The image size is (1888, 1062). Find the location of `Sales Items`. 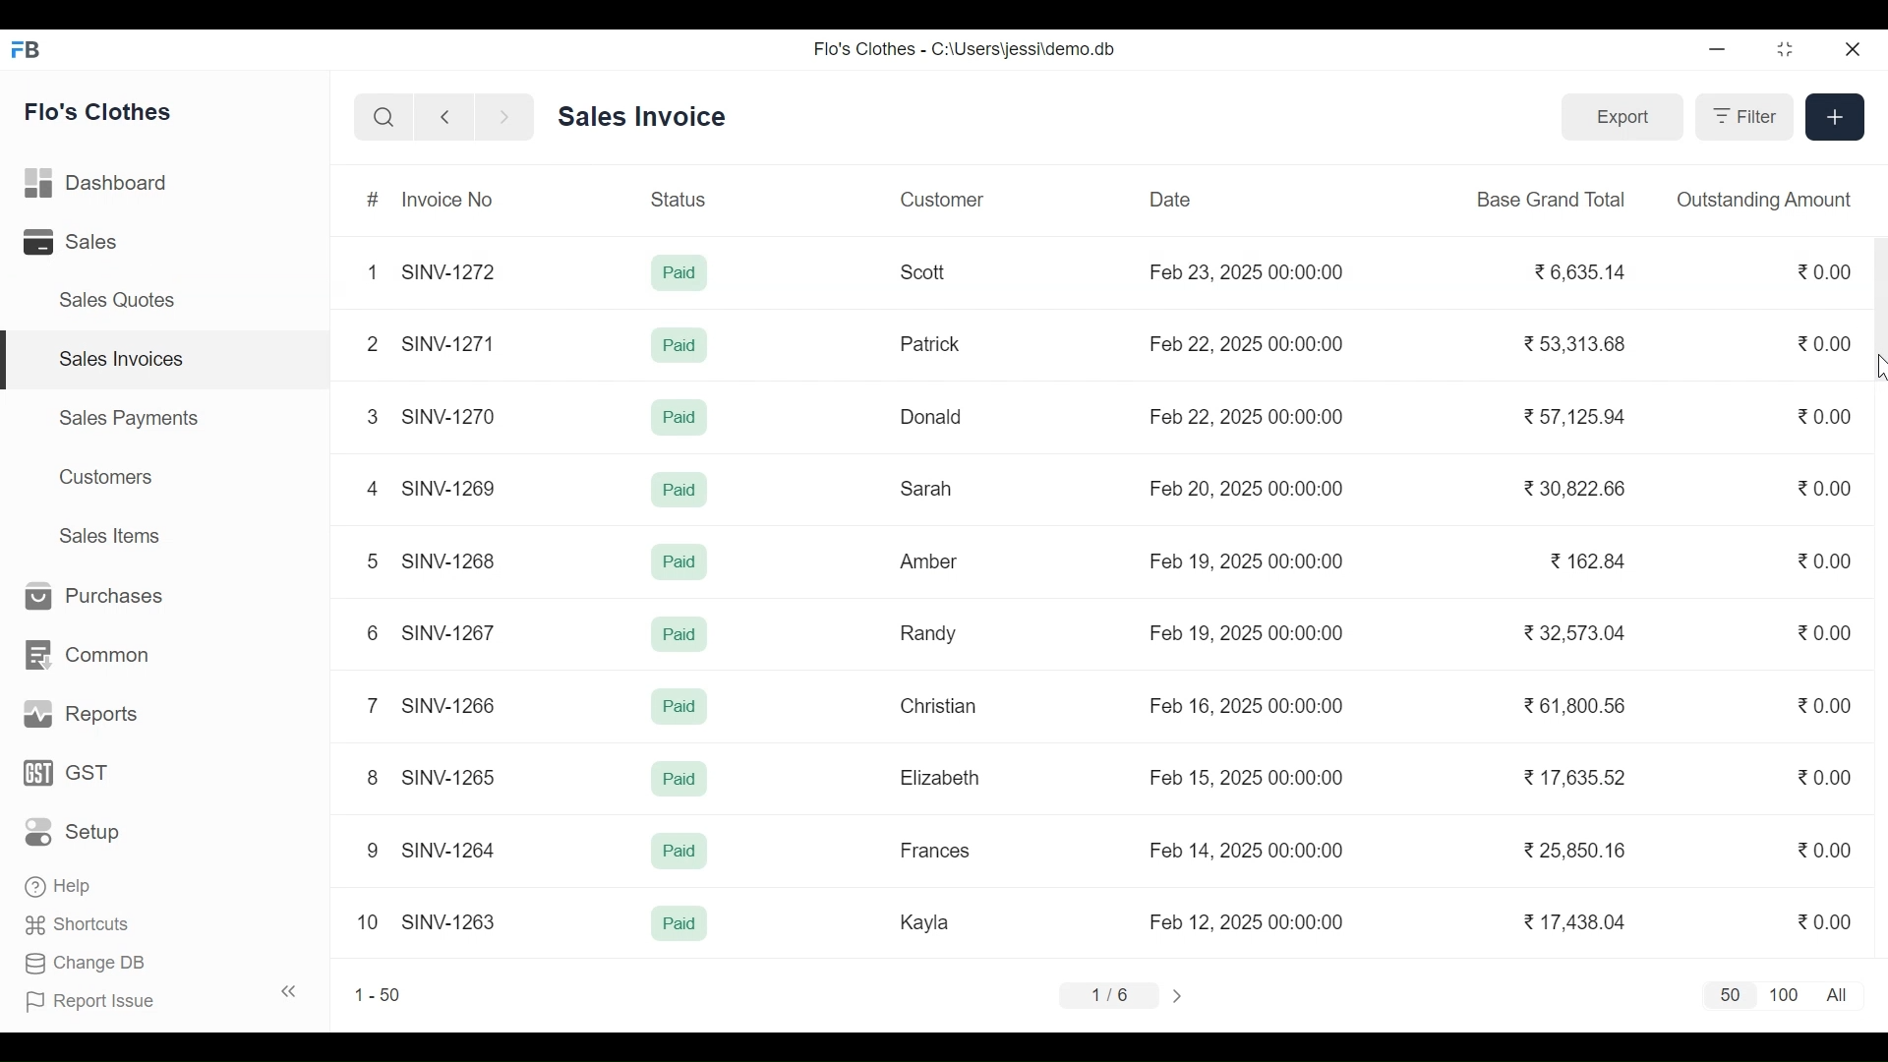

Sales Items is located at coordinates (108, 535).